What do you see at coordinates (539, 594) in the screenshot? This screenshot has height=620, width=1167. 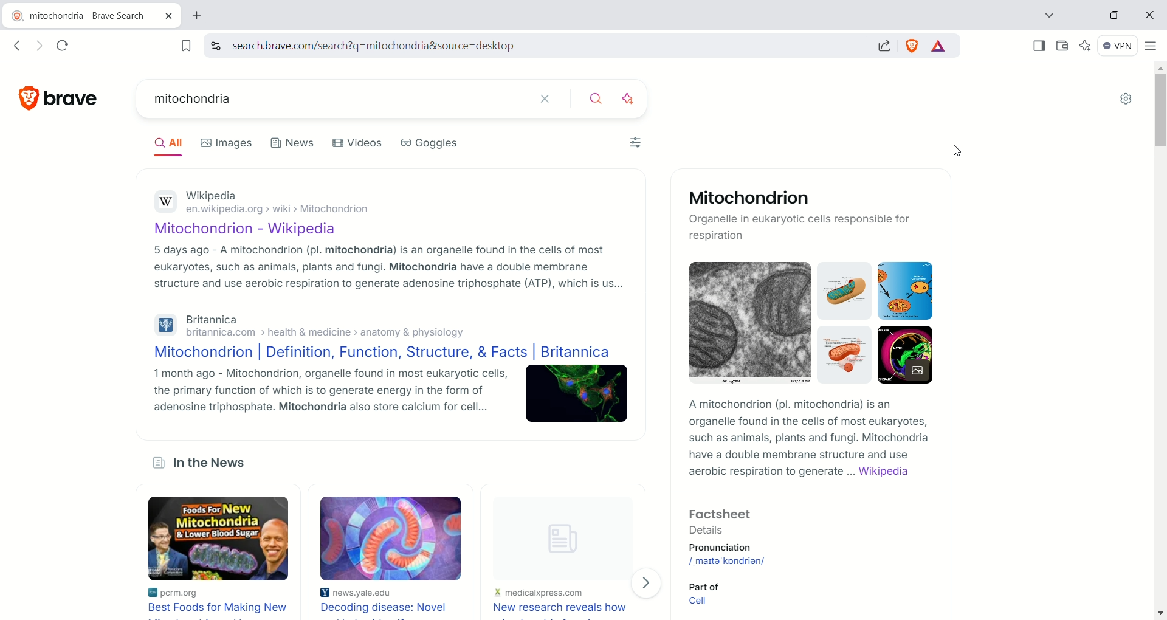 I see `medicalpress.com` at bounding box center [539, 594].